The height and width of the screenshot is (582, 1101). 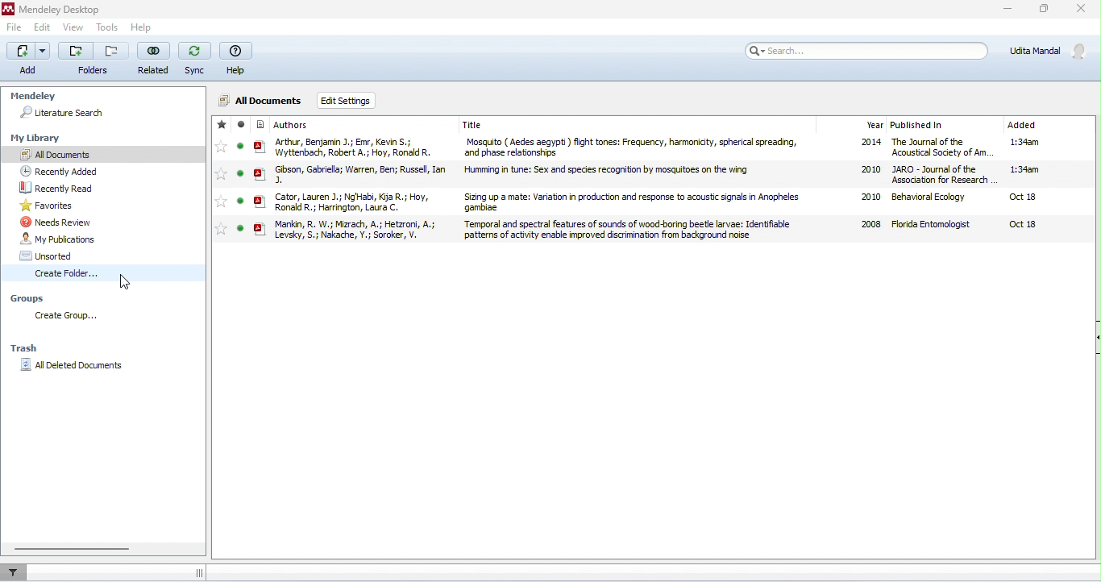 I want to click on favorite, so click(x=223, y=124).